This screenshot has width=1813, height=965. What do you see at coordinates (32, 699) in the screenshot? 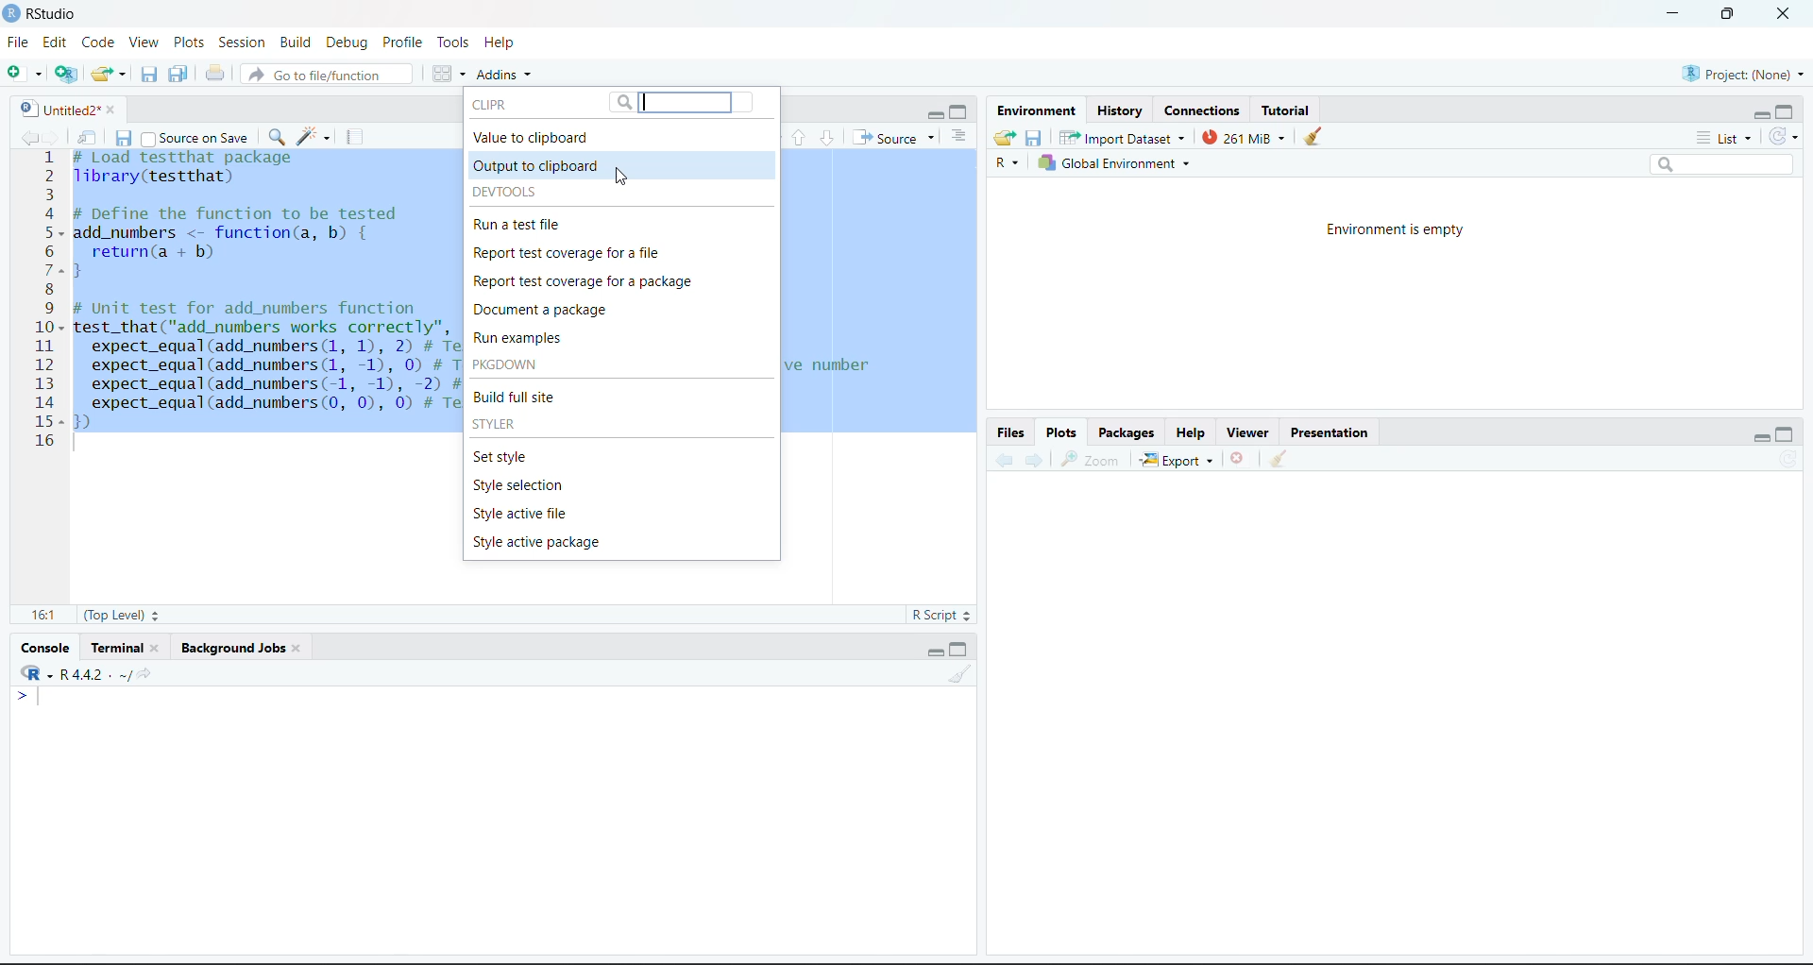
I see `typing cursor` at bounding box center [32, 699].